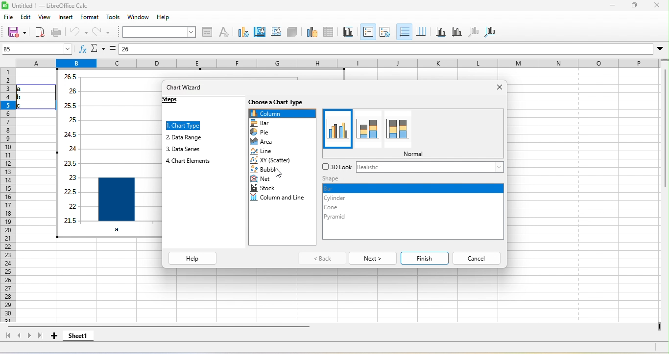 Image resolution: width=669 pixels, height=354 pixels. What do you see at coordinates (186, 125) in the screenshot?
I see `chart type` at bounding box center [186, 125].